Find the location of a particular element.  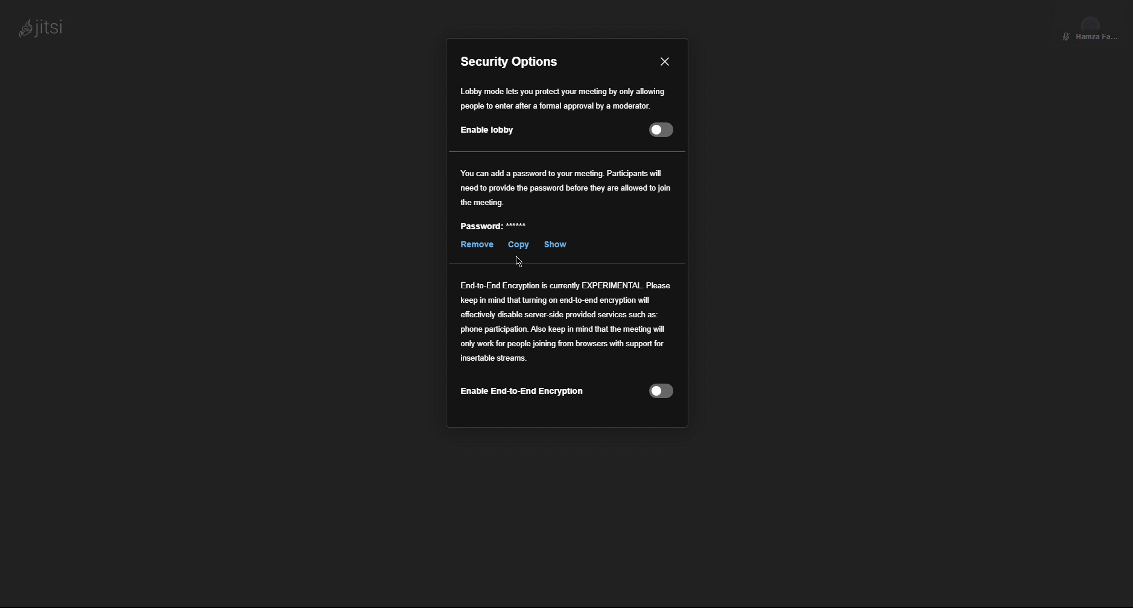

Participant View is located at coordinates (1091, 25).